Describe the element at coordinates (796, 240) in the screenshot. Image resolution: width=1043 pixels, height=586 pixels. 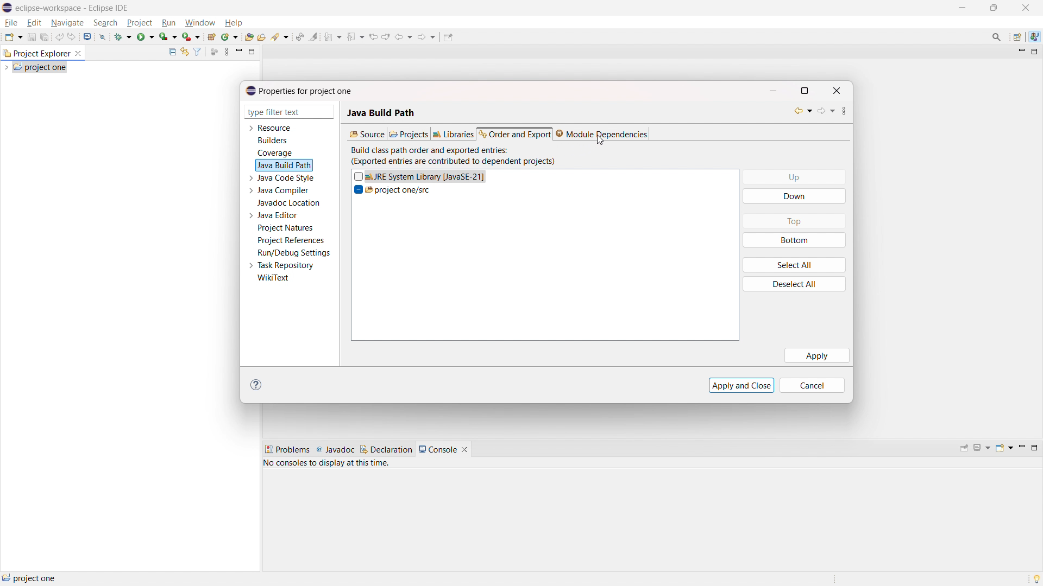
I see `bottom` at that location.